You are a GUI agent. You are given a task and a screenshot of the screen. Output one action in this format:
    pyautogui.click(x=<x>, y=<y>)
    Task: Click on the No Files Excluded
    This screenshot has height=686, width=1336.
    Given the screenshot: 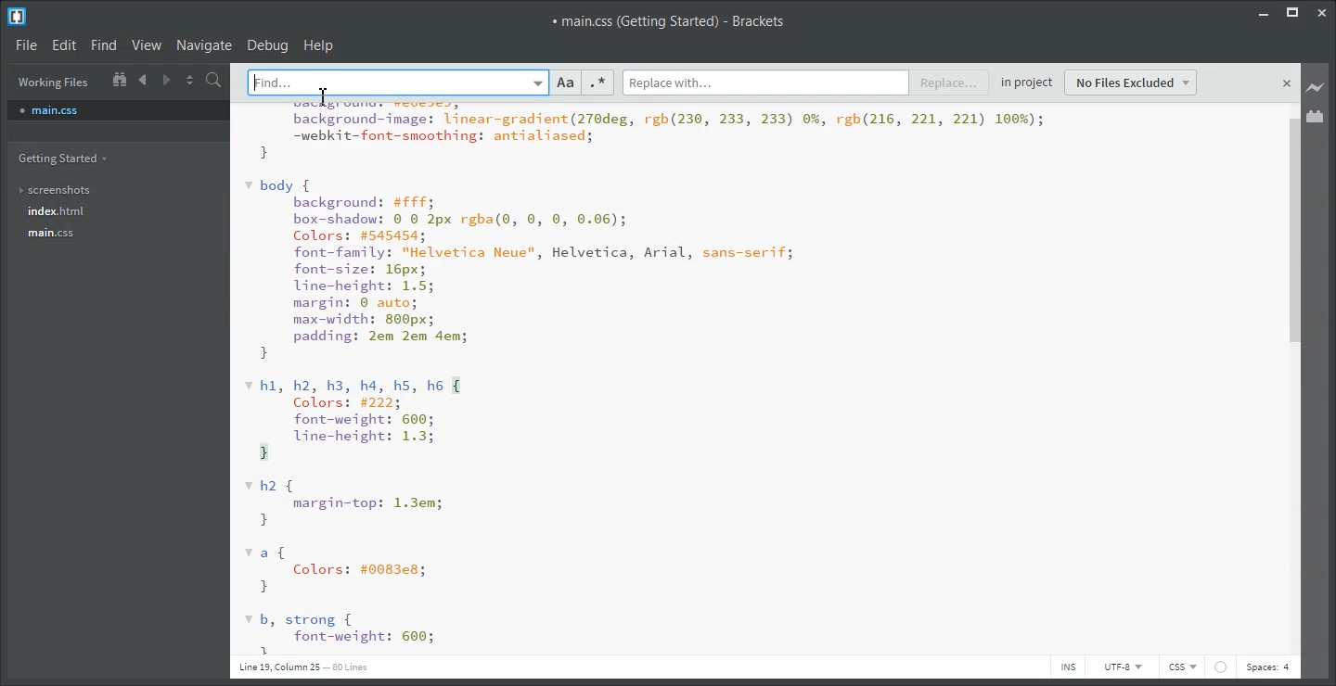 What is the action you would take?
    pyautogui.click(x=1132, y=83)
    